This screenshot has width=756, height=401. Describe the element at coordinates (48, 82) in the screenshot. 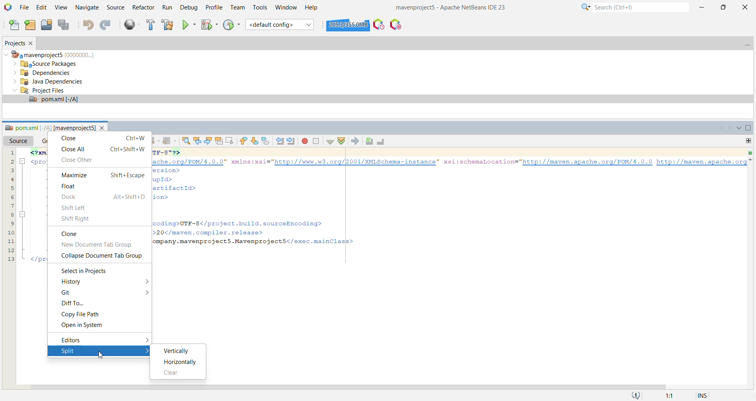

I see `Java Dependencies` at that location.